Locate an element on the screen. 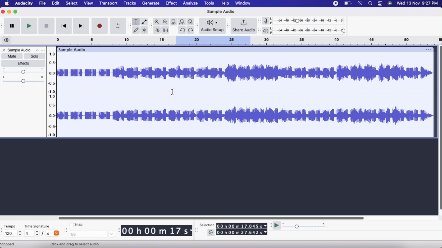 The width and height of the screenshot is (442, 248). 4 is located at coordinates (53, 233).